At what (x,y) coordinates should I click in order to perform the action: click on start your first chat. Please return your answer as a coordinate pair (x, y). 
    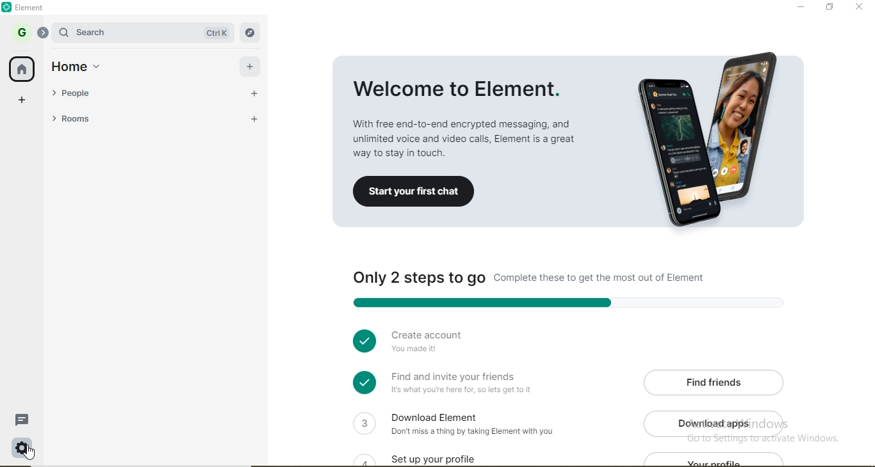
    Looking at the image, I should click on (413, 193).